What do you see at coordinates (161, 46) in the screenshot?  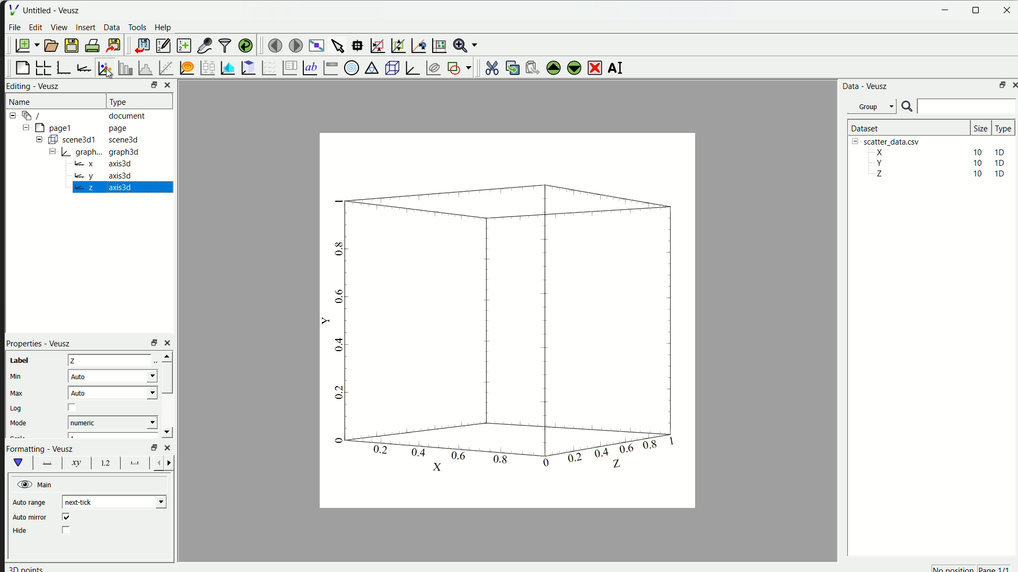 I see `editor` at bounding box center [161, 46].